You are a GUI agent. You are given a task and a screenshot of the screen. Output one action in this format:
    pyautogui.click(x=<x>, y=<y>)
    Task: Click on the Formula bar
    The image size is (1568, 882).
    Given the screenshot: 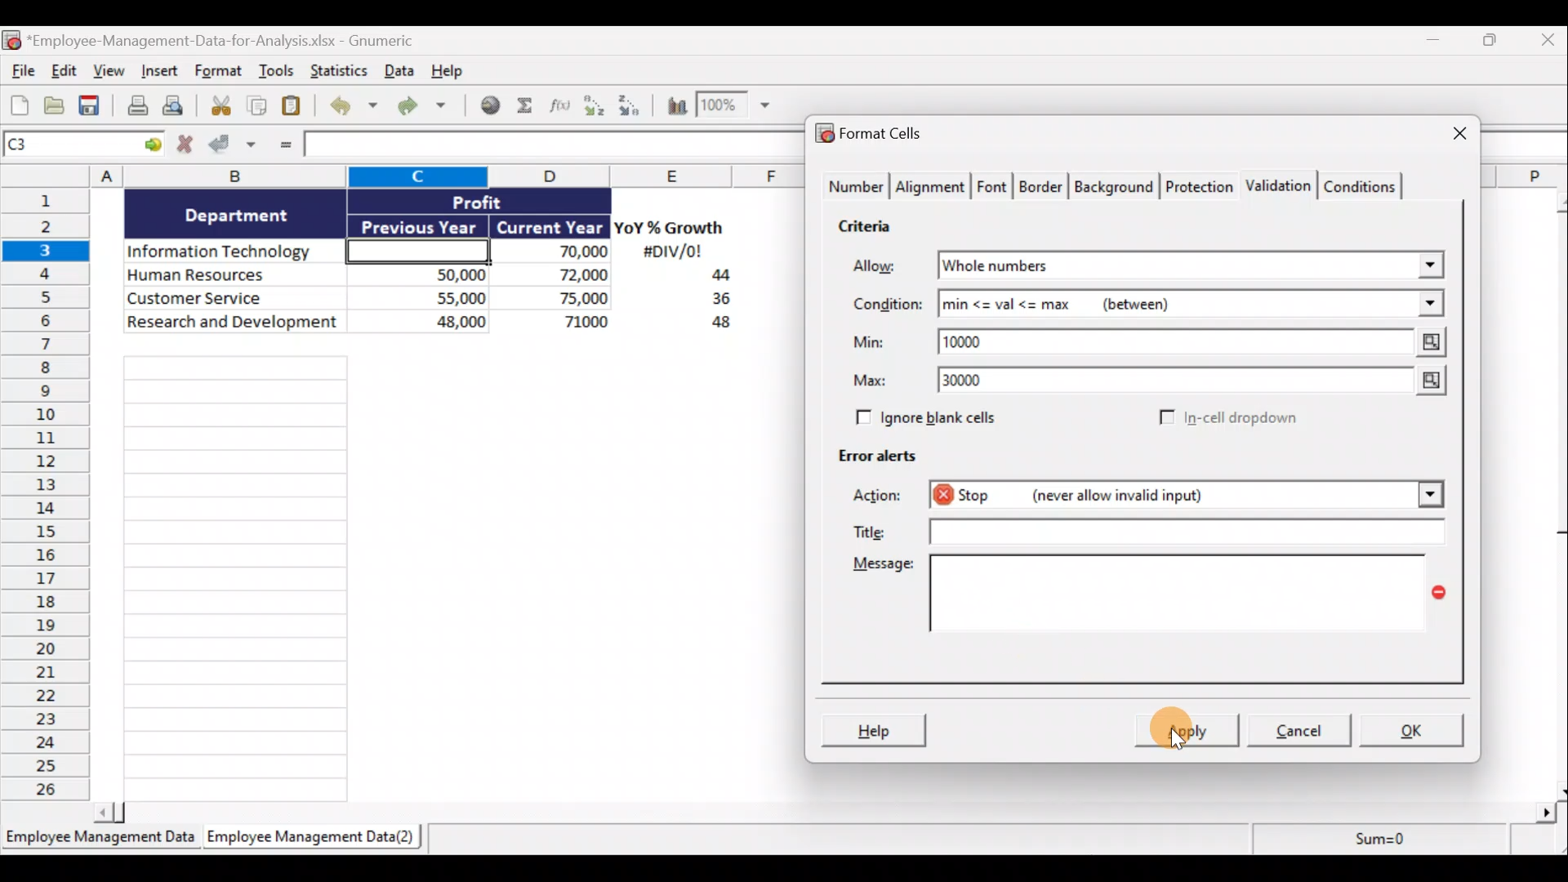 What is the action you would take?
    pyautogui.click(x=549, y=146)
    